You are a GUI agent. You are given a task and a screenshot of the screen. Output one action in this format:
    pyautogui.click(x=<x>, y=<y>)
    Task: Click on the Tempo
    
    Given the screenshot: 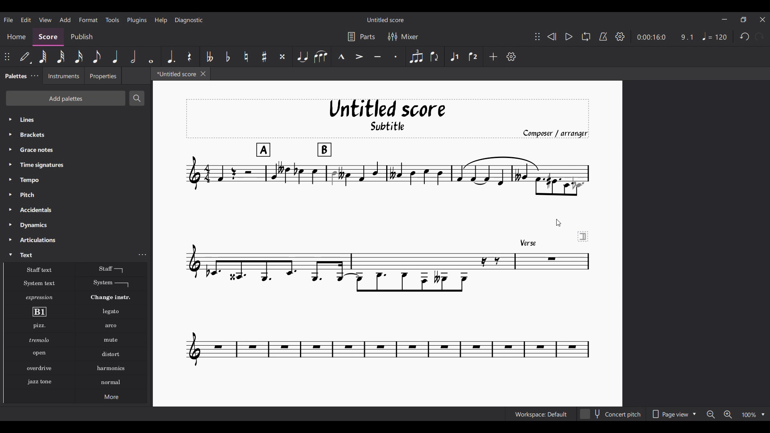 What is the action you would take?
    pyautogui.click(x=715, y=36)
    